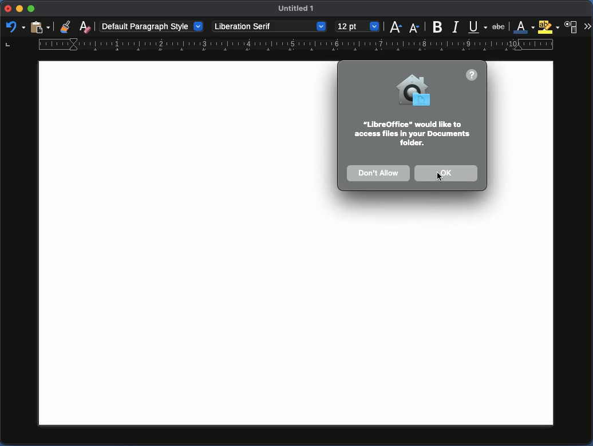  What do you see at coordinates (414, 134) in the screenshot?
I see `Instruction / permission request` at bounding box center [414, 134].